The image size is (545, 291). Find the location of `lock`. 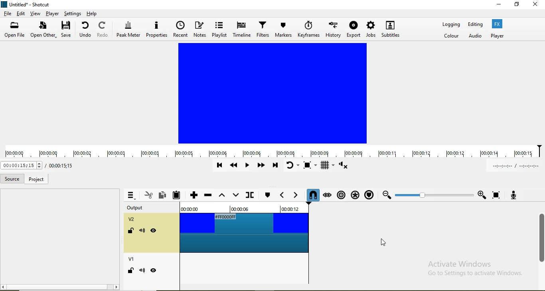

lock is located at coordinates (130, 271).